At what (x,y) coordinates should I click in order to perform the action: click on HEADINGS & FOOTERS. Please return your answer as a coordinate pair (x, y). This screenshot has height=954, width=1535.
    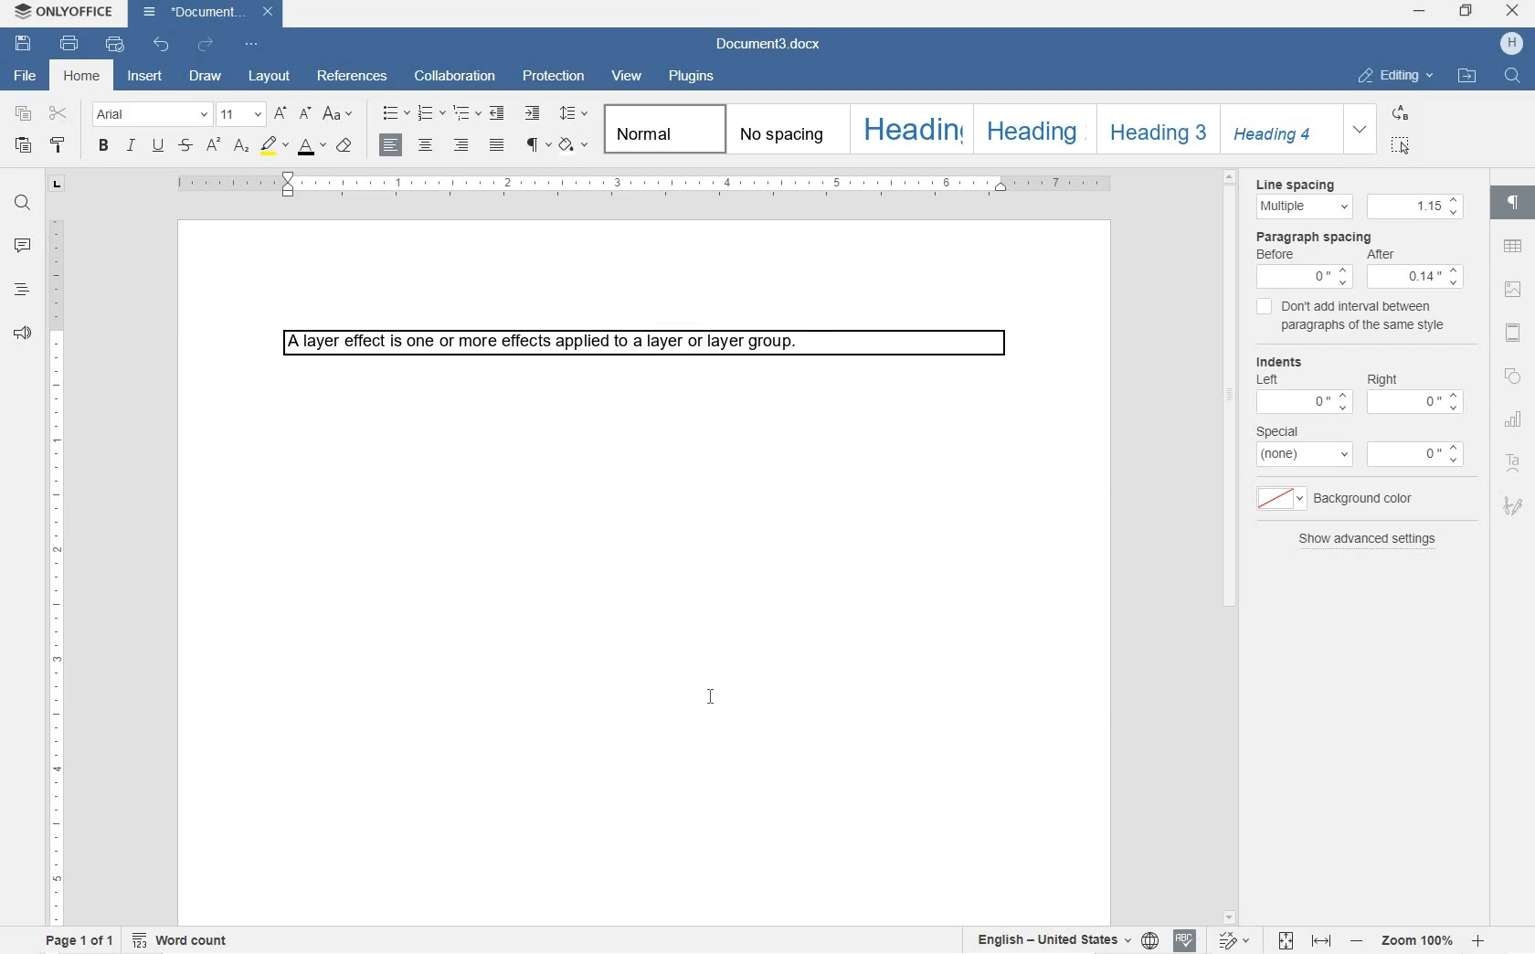
    Looking at the image, I should click on (1512, 332).